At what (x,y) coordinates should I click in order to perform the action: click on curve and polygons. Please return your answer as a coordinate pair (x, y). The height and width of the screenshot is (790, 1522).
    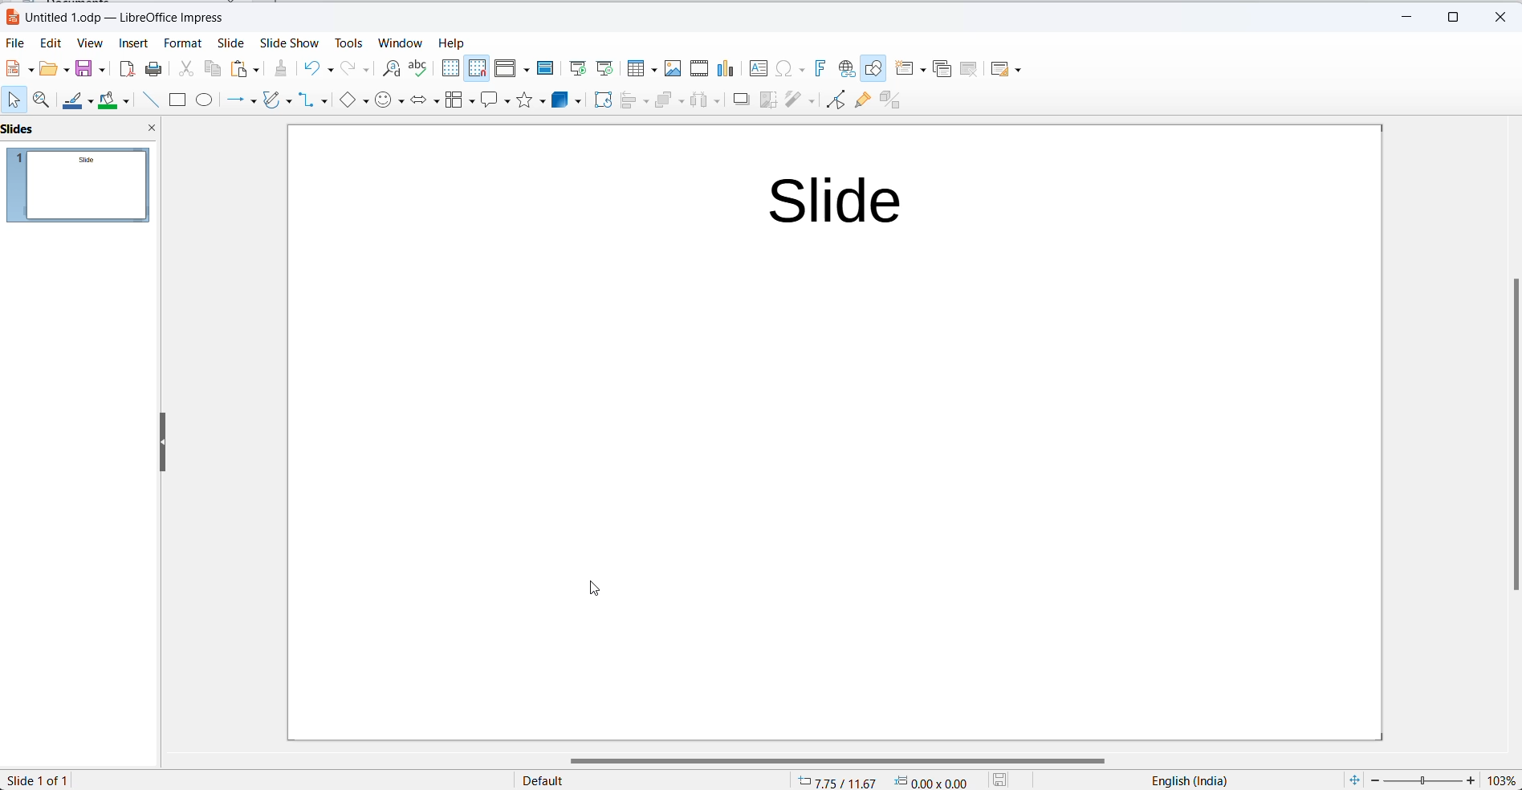
    Looking at the image, I should click on (279, 102).